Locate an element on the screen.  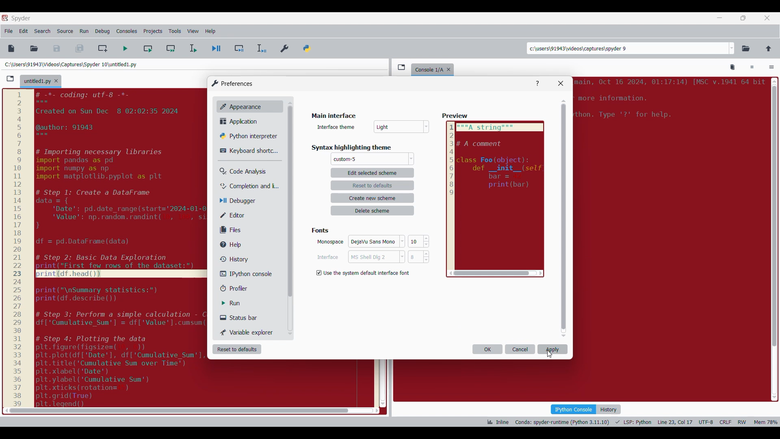
View menu is located at coordinates (193, 31).